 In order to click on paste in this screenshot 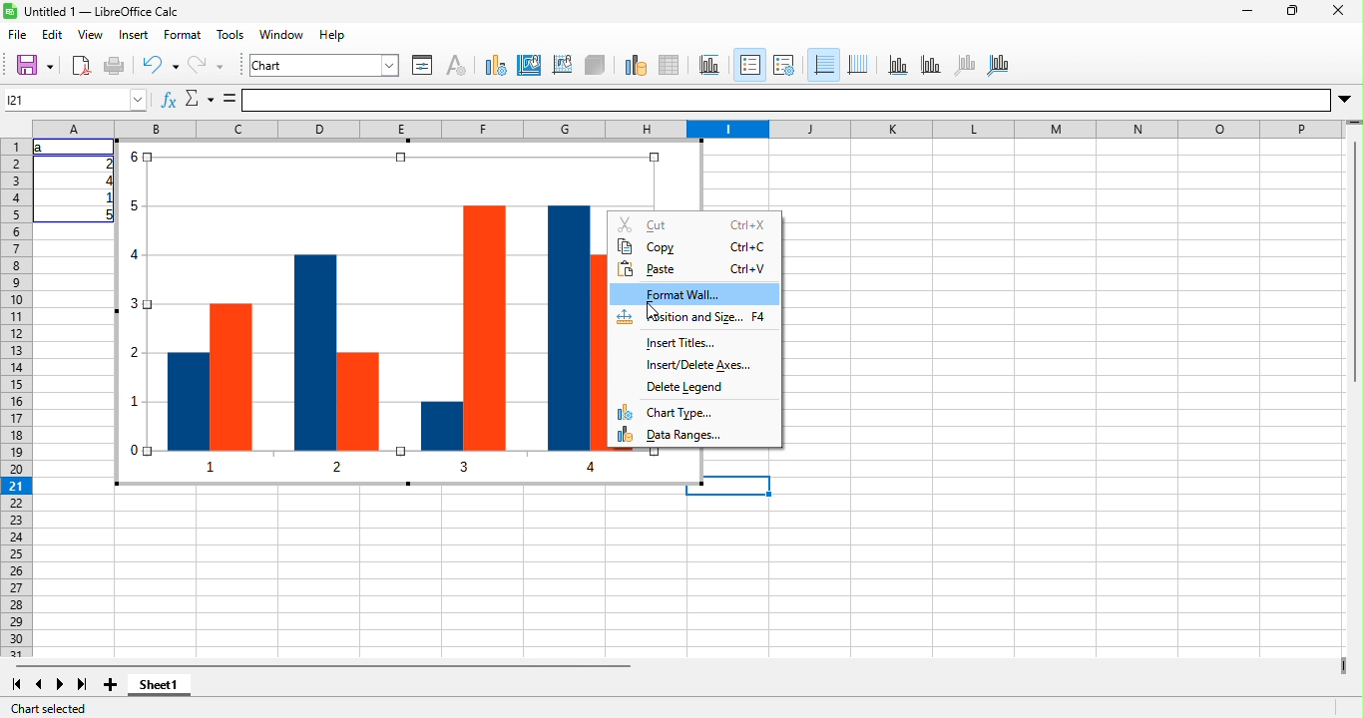, I will do `click(694, 268)`.